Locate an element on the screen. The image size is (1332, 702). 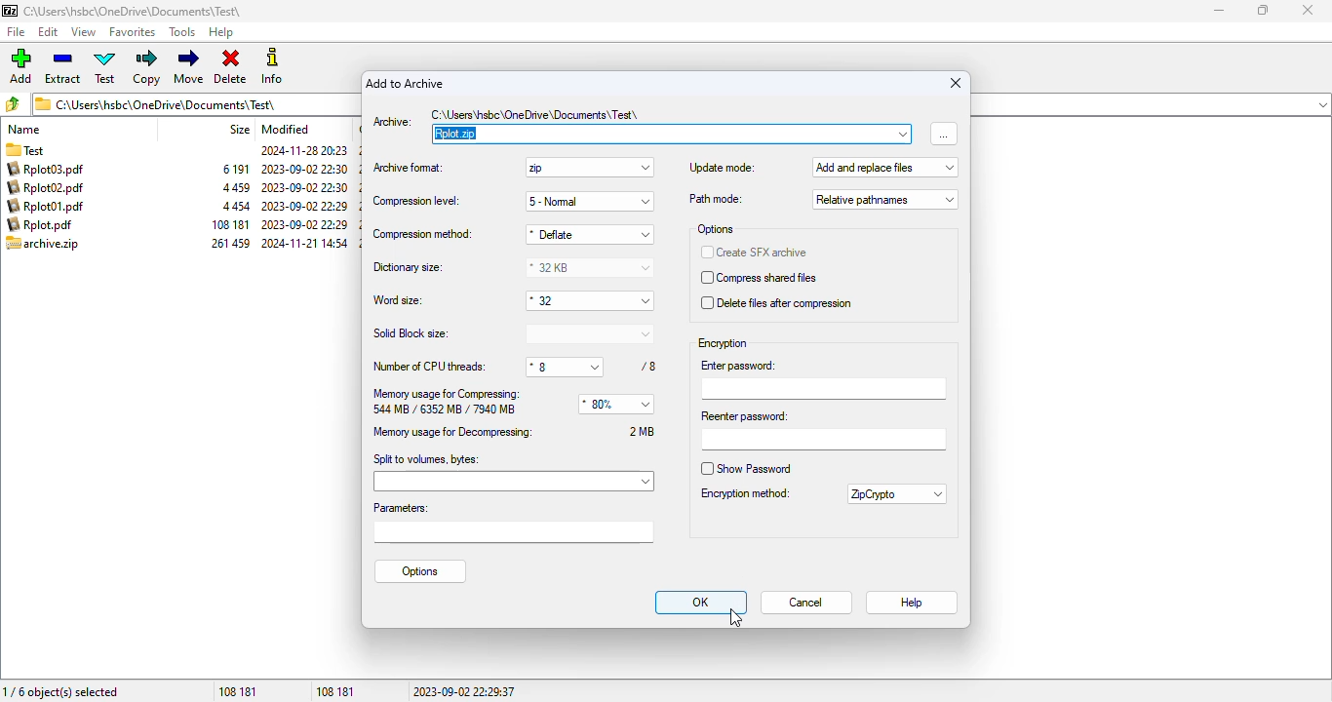
browse  is located at coordinates (944, 133).